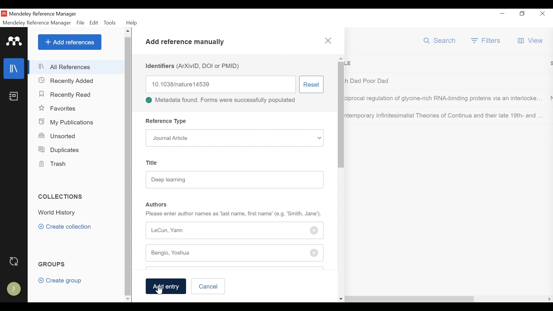 Image resolution: width=553 pixels, height=311 pixels. Describe the element at coordinates (132, 23) in the screenshot. I see `Help` at that location.